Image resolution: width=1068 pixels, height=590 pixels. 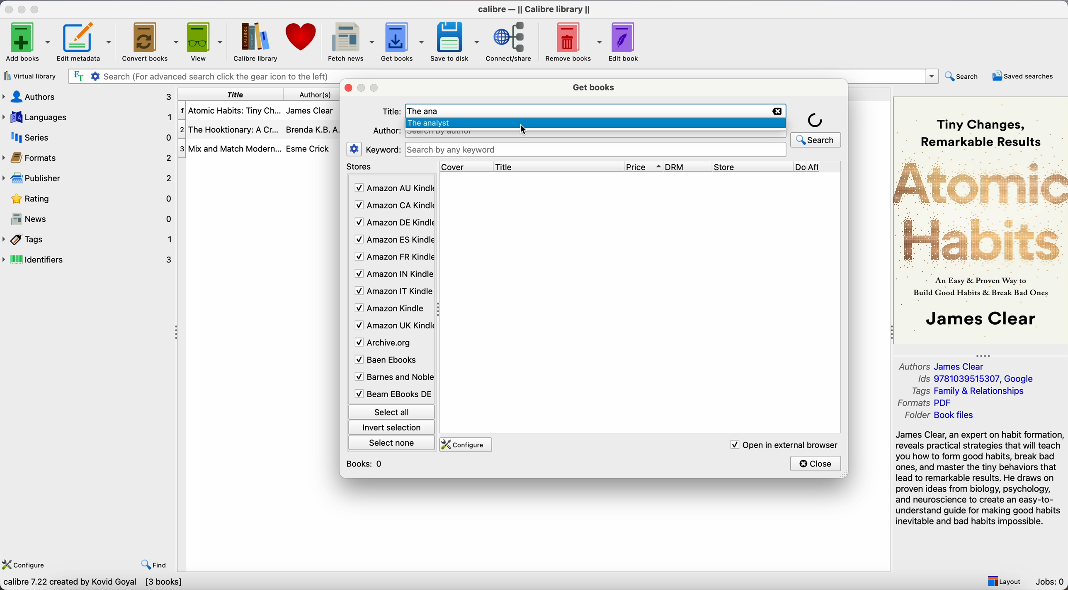 What do you see at coordinates (1051, 583) in the screenshot?
I see `Jobs: 0` at bounding box center [1051, 583].